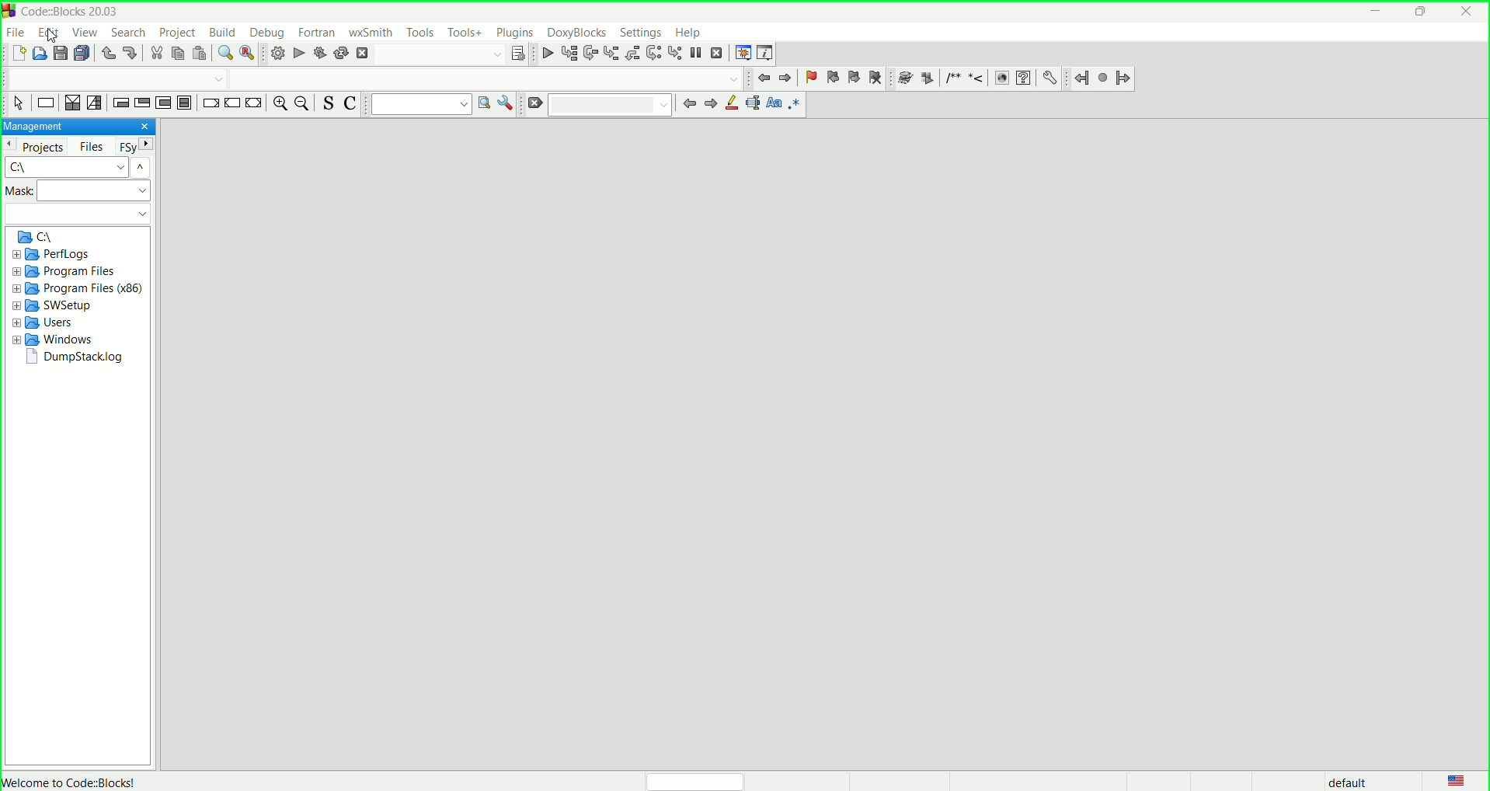 The image size is (1490, 791). I want to click on plugins, so click(513, 32).